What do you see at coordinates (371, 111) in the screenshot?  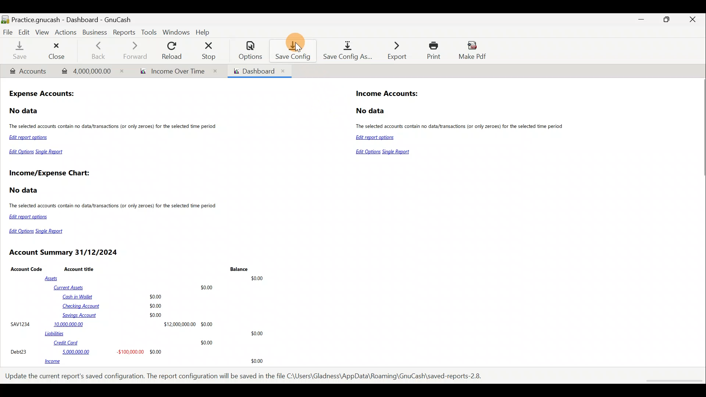 I see `No data` at bounding box center [371, 111].